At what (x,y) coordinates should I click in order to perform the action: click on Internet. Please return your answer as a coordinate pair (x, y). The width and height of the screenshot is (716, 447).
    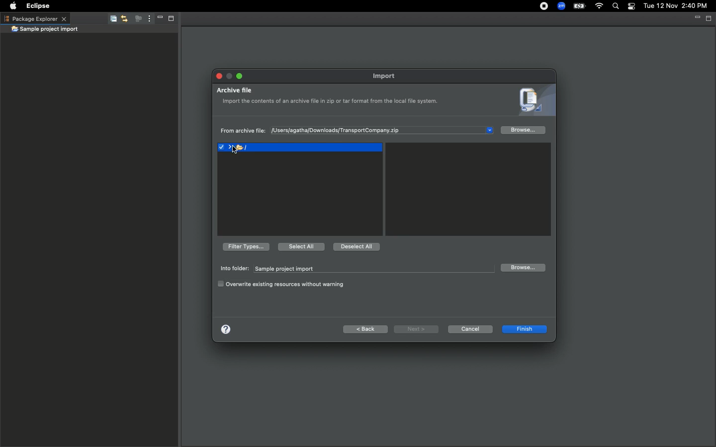
    Looking at the image, I should click on (599, 6).